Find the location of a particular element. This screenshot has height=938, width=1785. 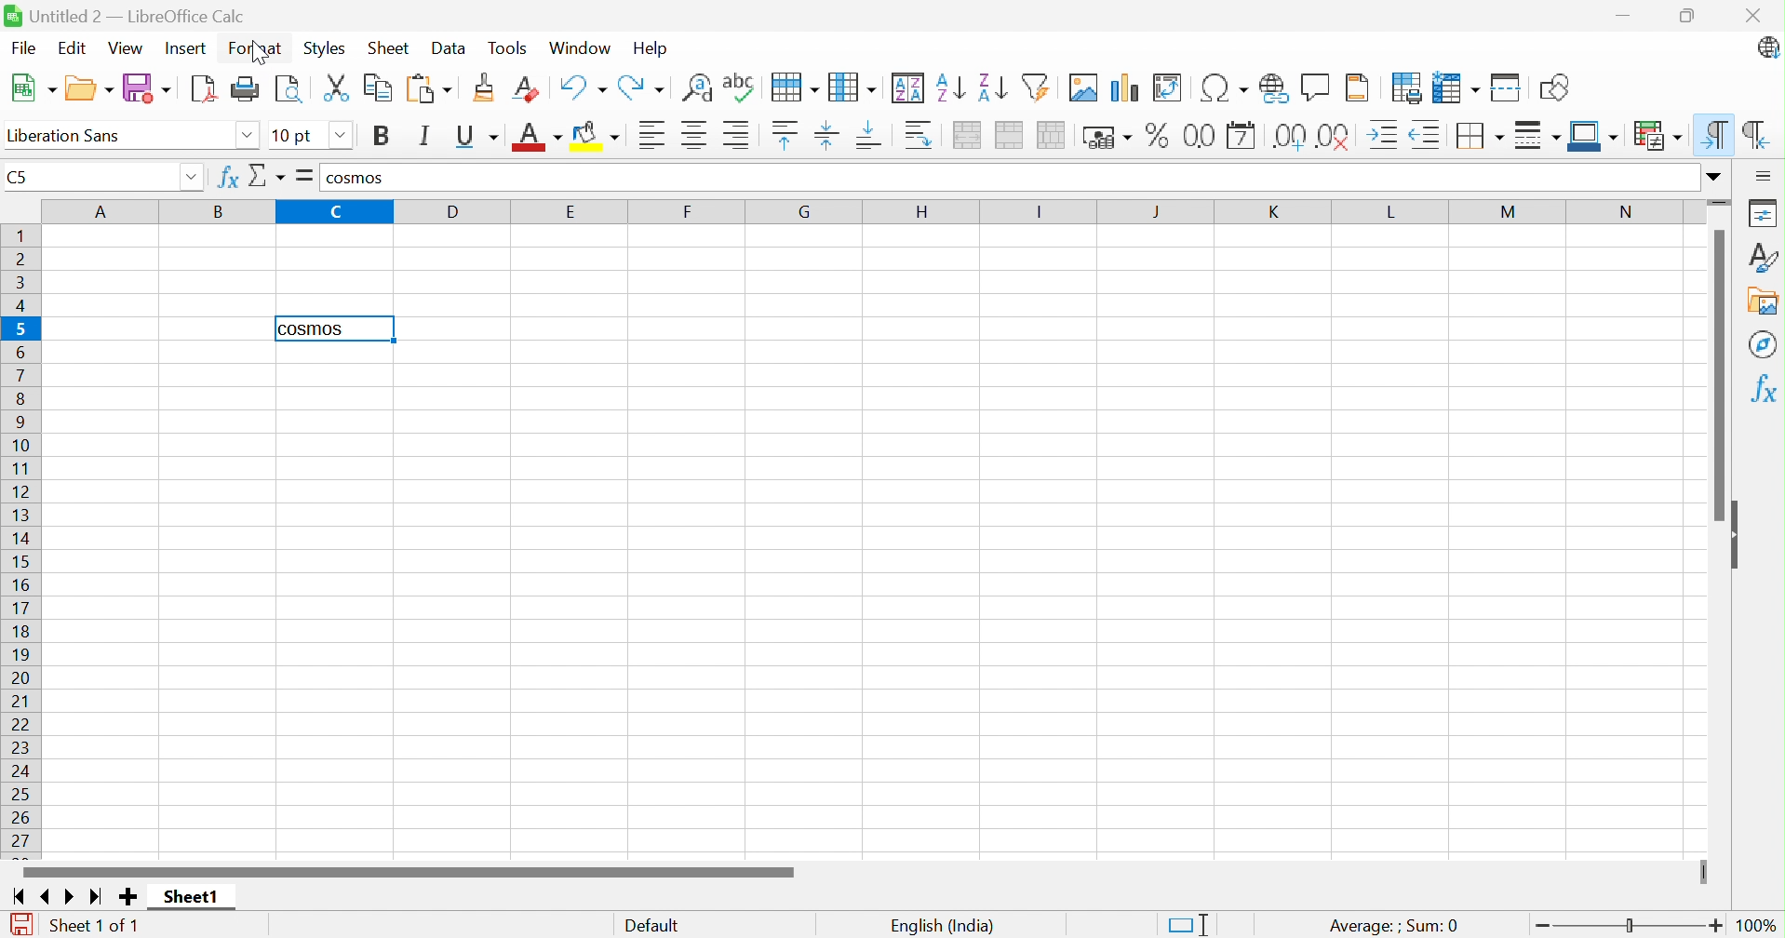

Name box is located at coordinates (93, 178).